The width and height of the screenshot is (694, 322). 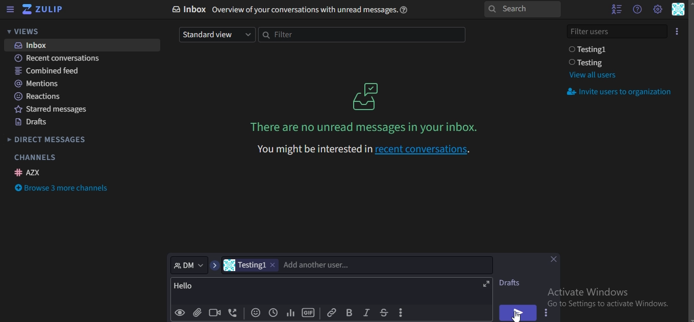 I want to click on upload files, so click(x=198, y=313).